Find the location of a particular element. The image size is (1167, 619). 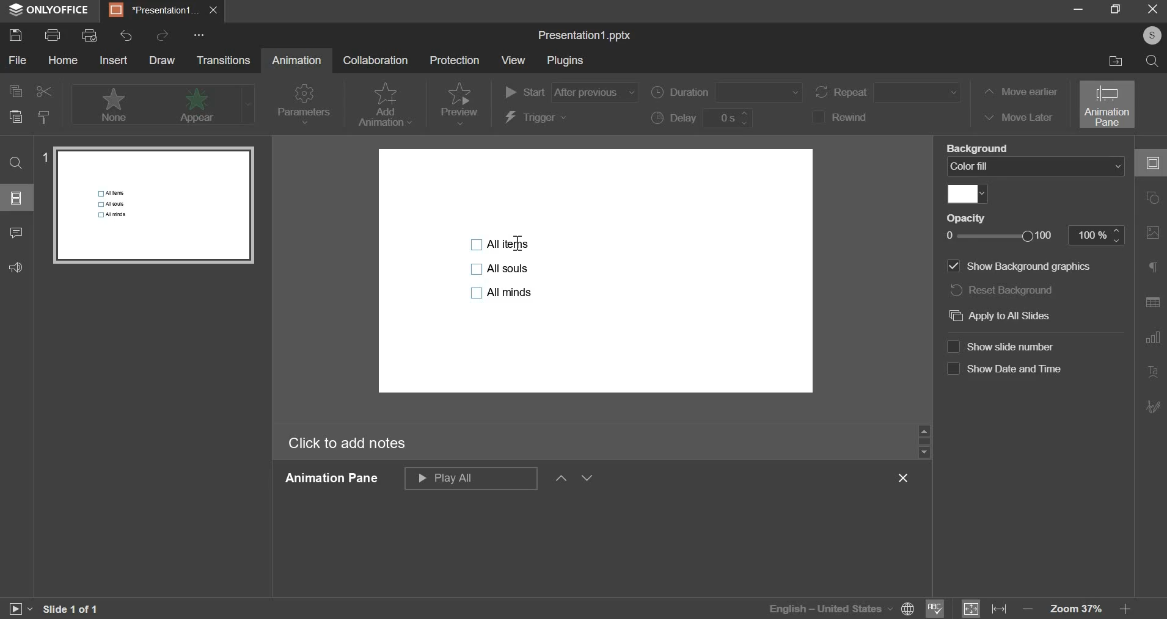

animation is located at coordinates (296, 60).